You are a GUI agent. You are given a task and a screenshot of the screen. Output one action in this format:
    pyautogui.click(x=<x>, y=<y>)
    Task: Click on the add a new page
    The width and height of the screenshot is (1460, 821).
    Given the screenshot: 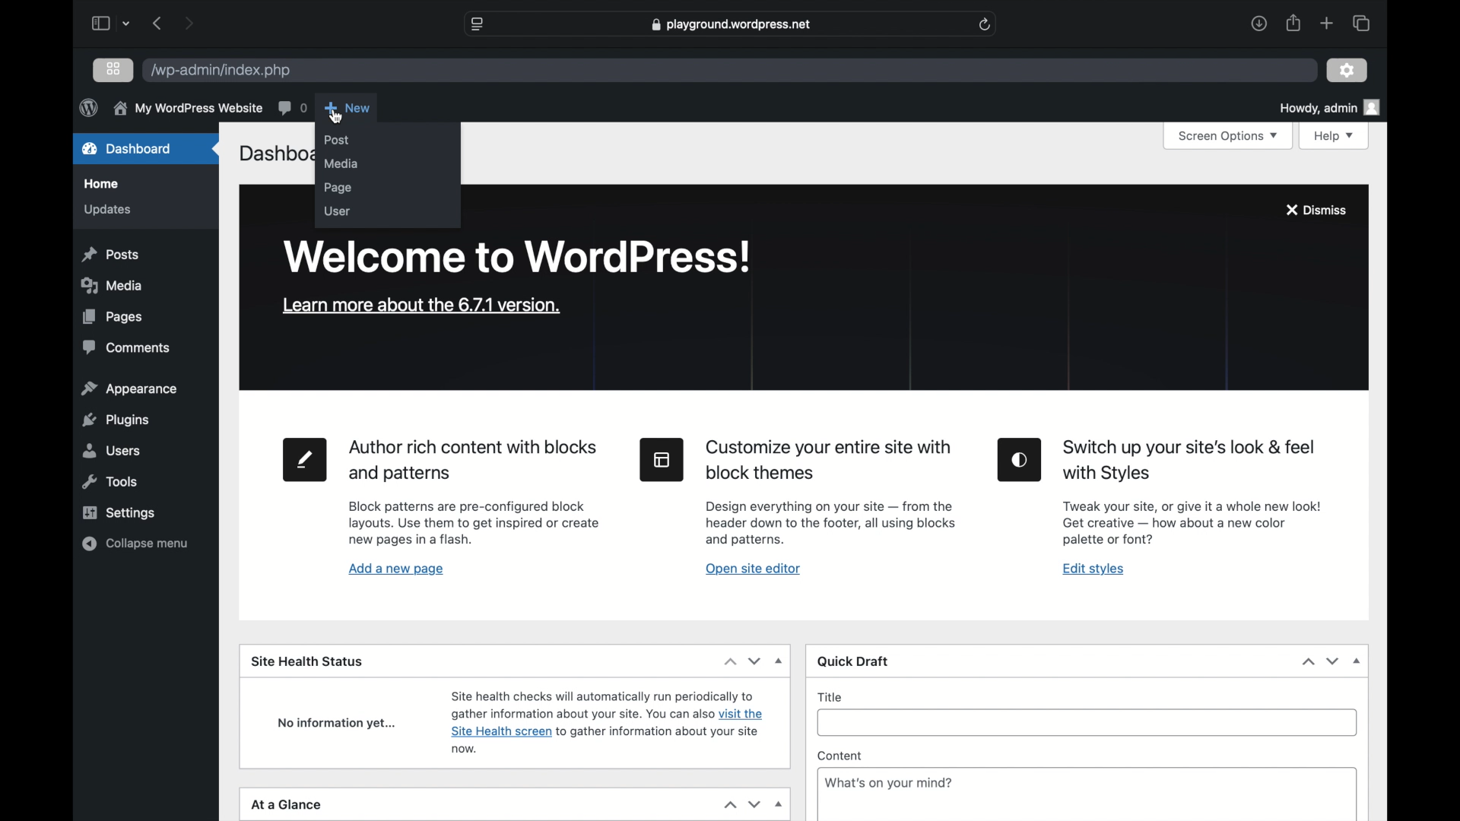 What is the action you would take?
    pyautogui.click(x=396, y=570)
    